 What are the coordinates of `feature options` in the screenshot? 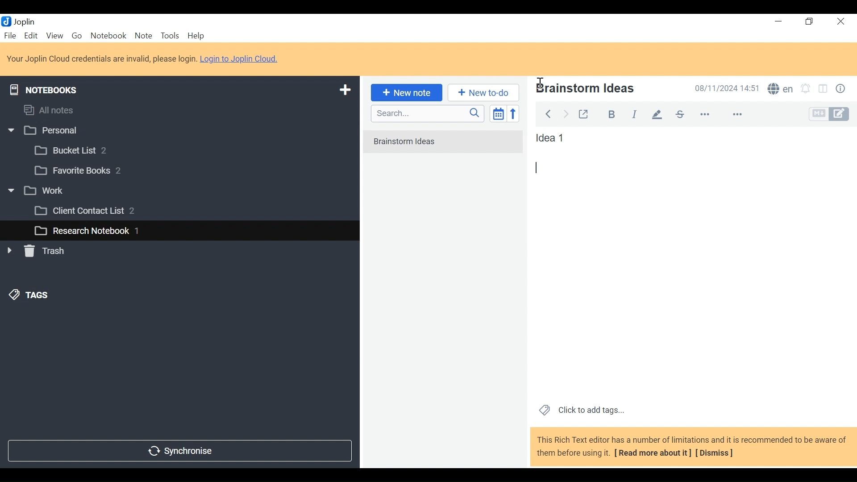 It's located at (741, 115).